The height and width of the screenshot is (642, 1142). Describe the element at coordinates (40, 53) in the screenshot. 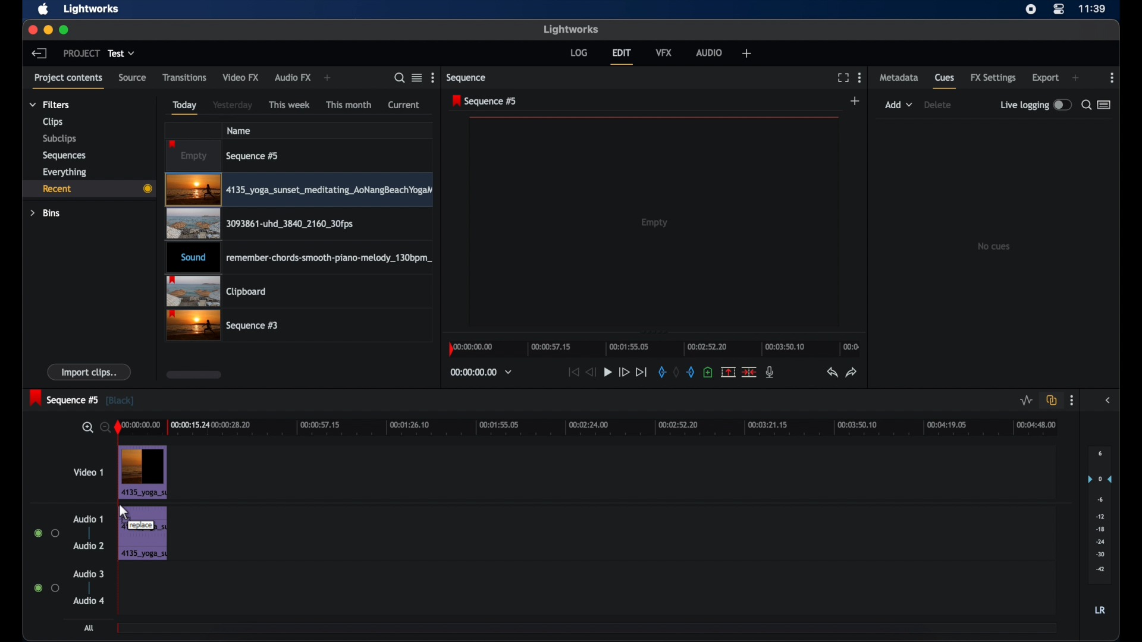

I see `back` at that location.